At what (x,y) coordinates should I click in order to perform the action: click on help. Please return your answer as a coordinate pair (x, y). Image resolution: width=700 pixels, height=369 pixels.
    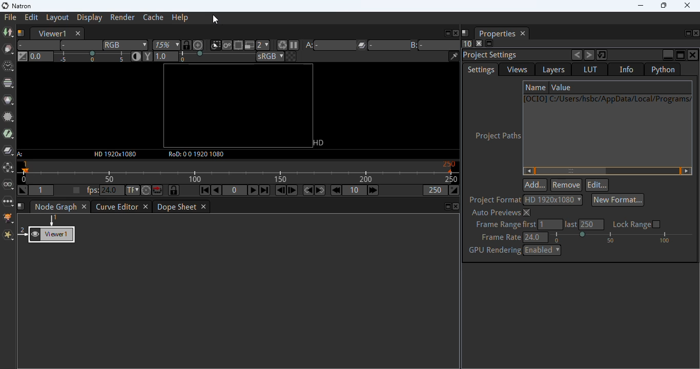
    Looking at the image, I should click on (180, 18).